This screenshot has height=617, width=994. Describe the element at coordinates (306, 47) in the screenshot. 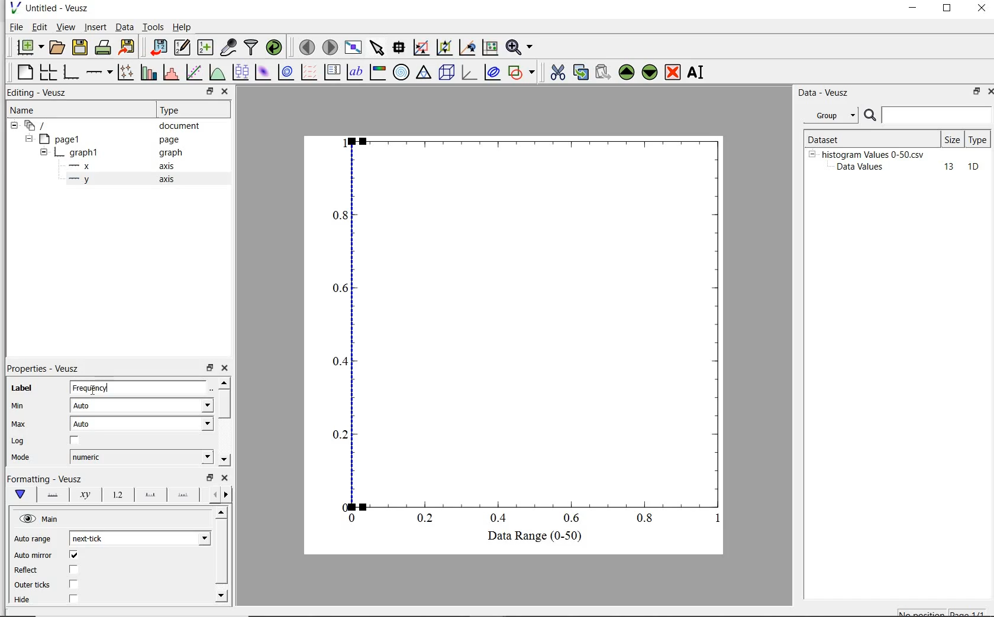

I see `move to previous page` at that location.